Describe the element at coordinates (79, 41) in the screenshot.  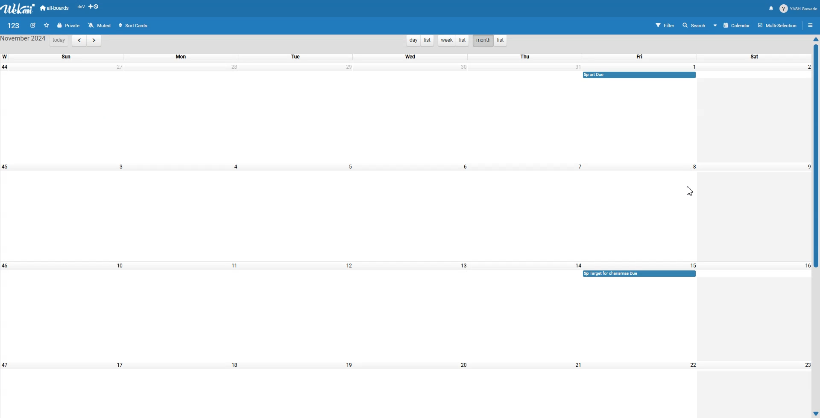
I see `Last Month` at that location.